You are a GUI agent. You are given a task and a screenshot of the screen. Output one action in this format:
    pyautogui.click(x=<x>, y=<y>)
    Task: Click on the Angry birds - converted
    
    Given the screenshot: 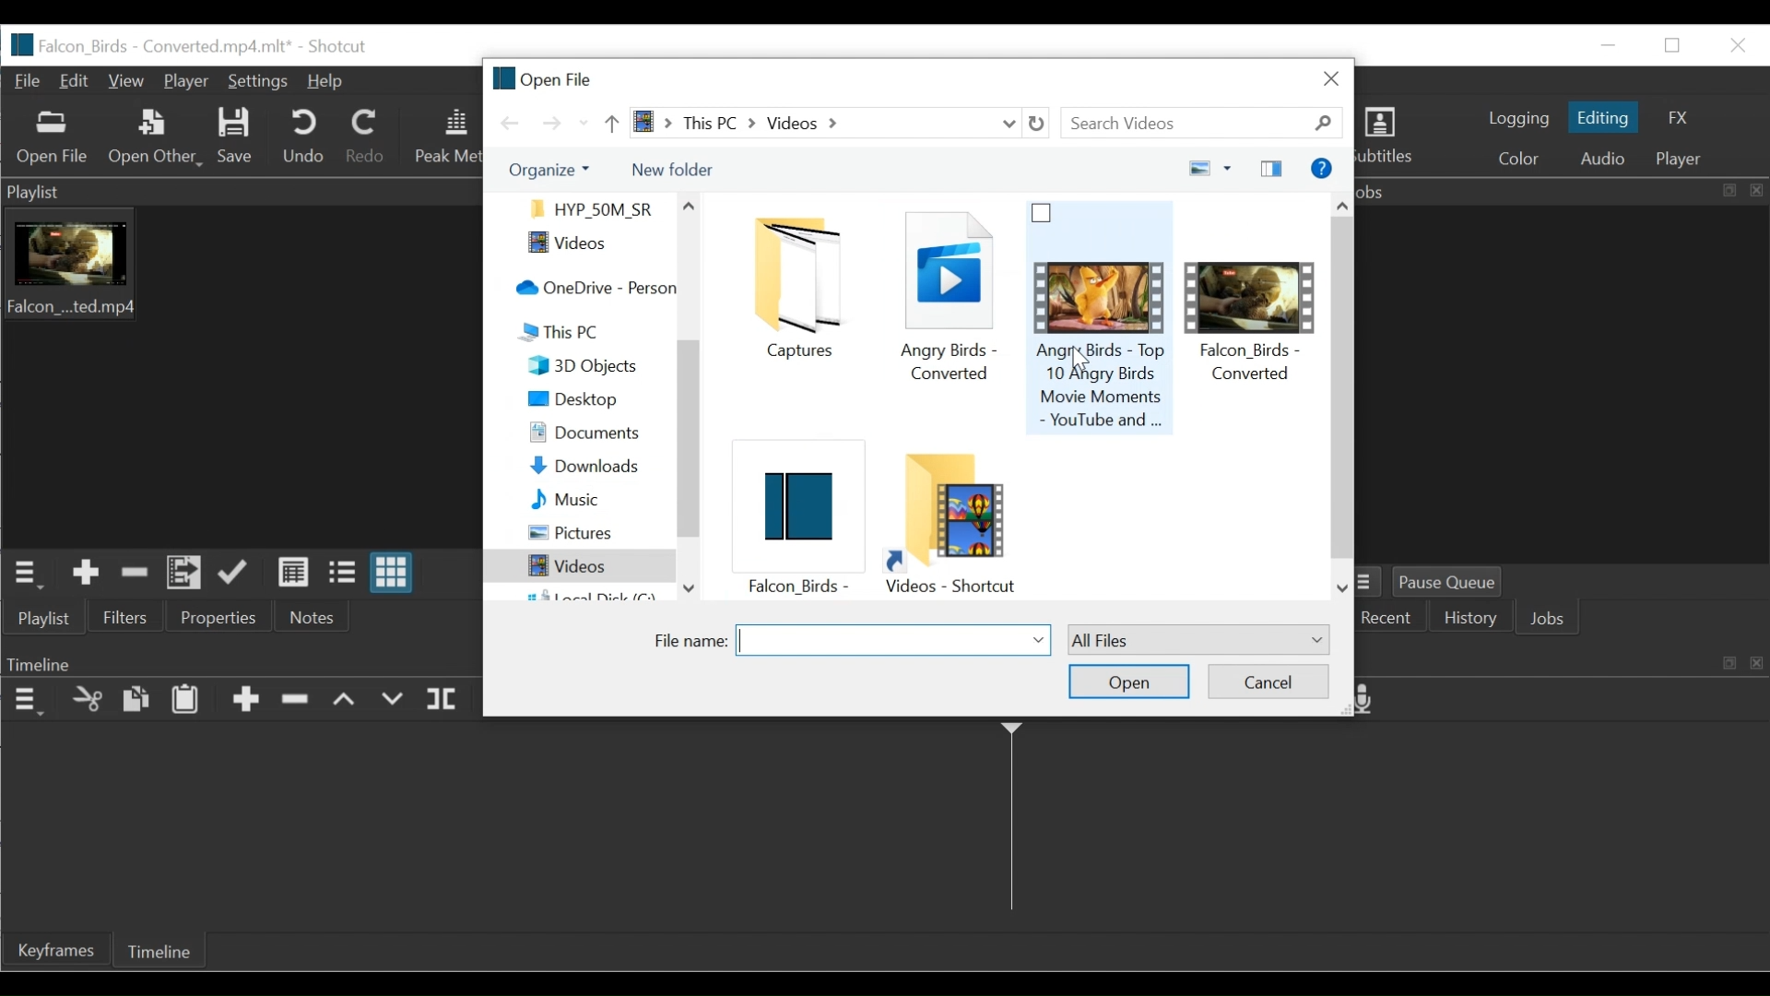 What is the action you would take?
    pyautogui.click(x=946, y=302)
    